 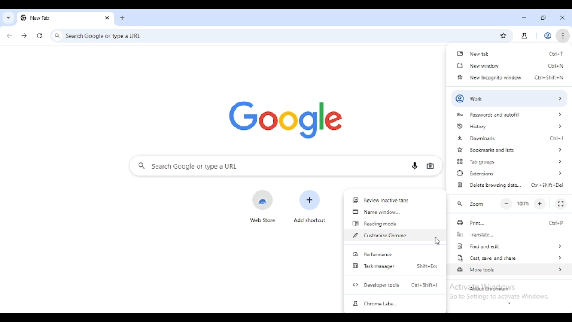 I want to click on shortcut for new incognito window, so click(x=550, y=77).